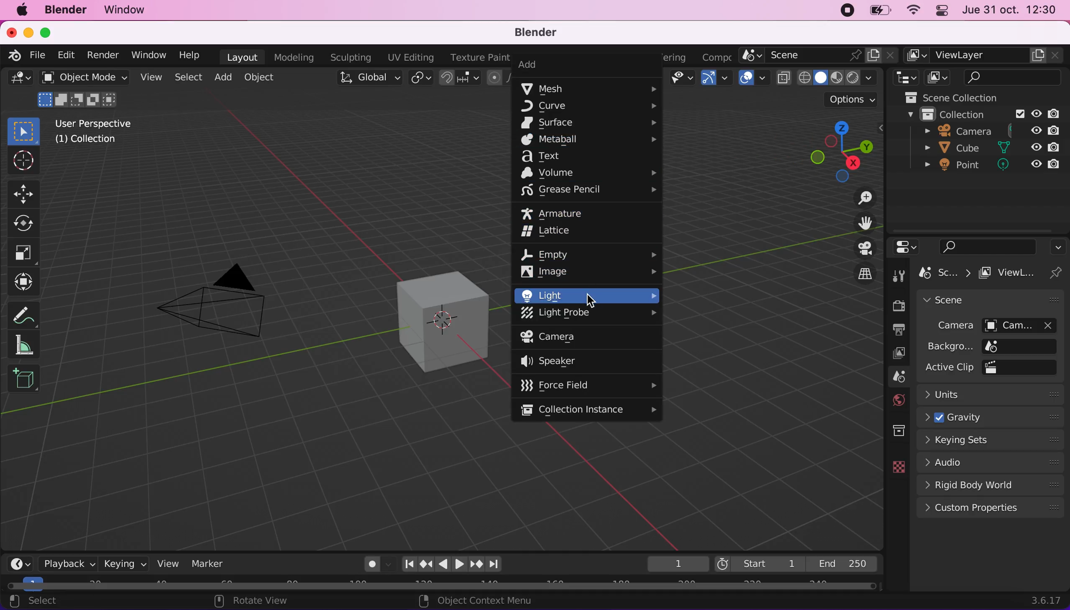 This screenshot has height=610, width=1070. What do you see at coordinates (881, 10) in the screenshot?
I see `battery` at bounding box center [881, 10].